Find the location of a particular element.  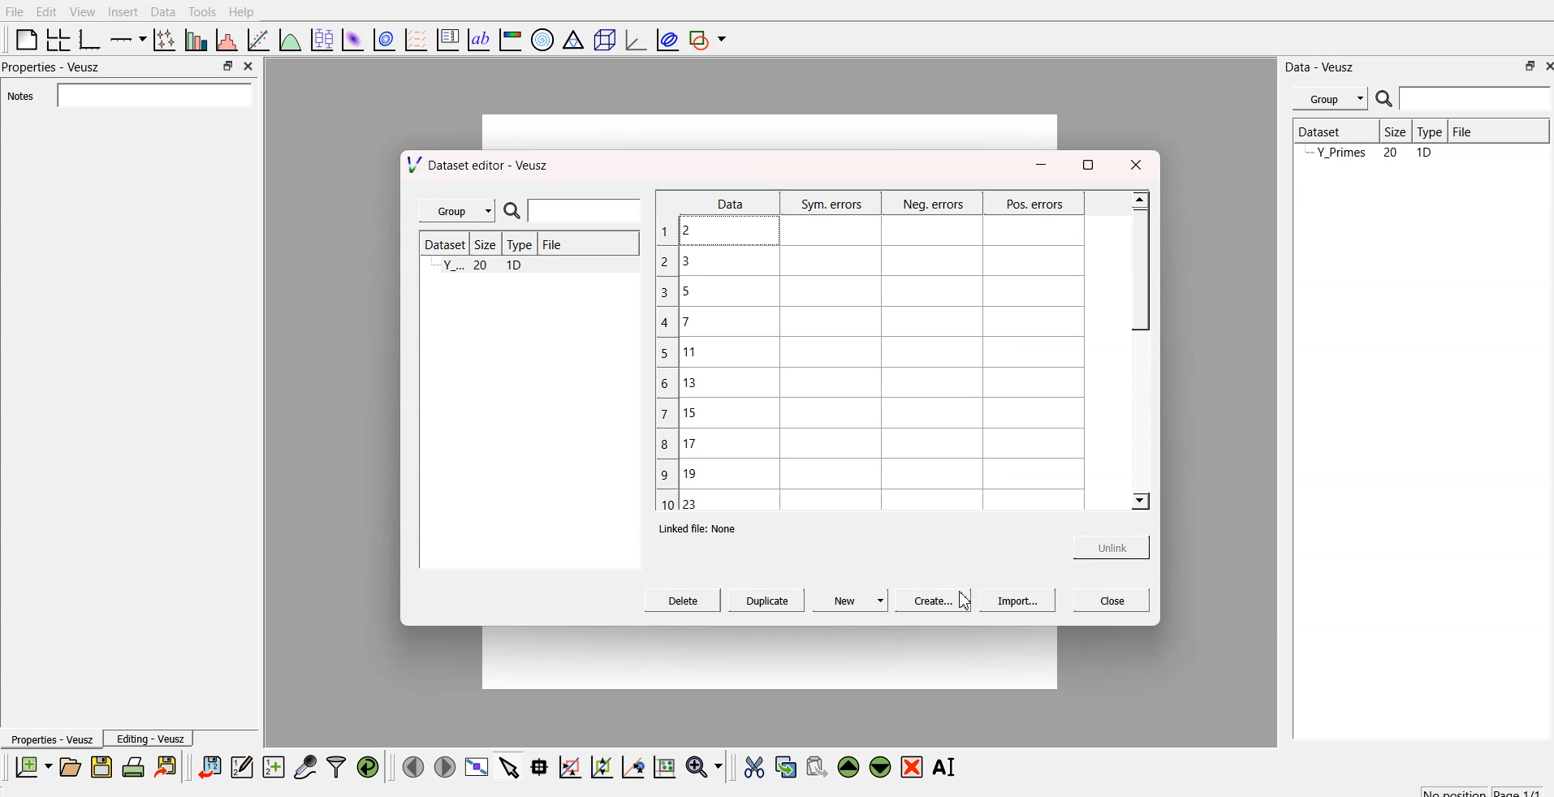

Tools is located at coordinates (201, 11).